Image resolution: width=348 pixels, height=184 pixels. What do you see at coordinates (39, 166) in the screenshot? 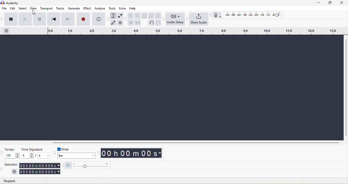
I see `selection start time` at bounding box center [39, 166].